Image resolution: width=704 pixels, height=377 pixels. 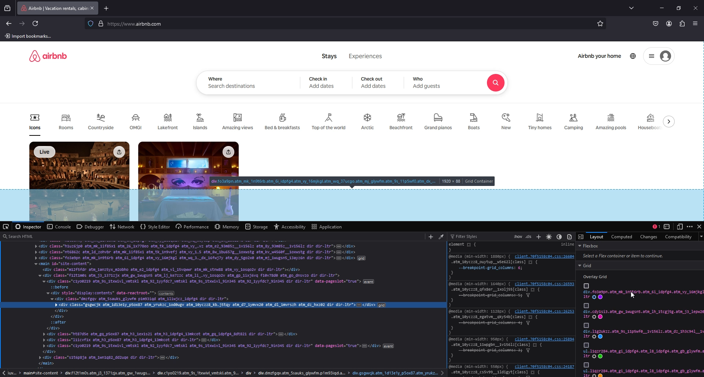 What do you see at coordinates (679, 237) in the screenshot?
I see `compatibility` at bounding box center [679, 237].